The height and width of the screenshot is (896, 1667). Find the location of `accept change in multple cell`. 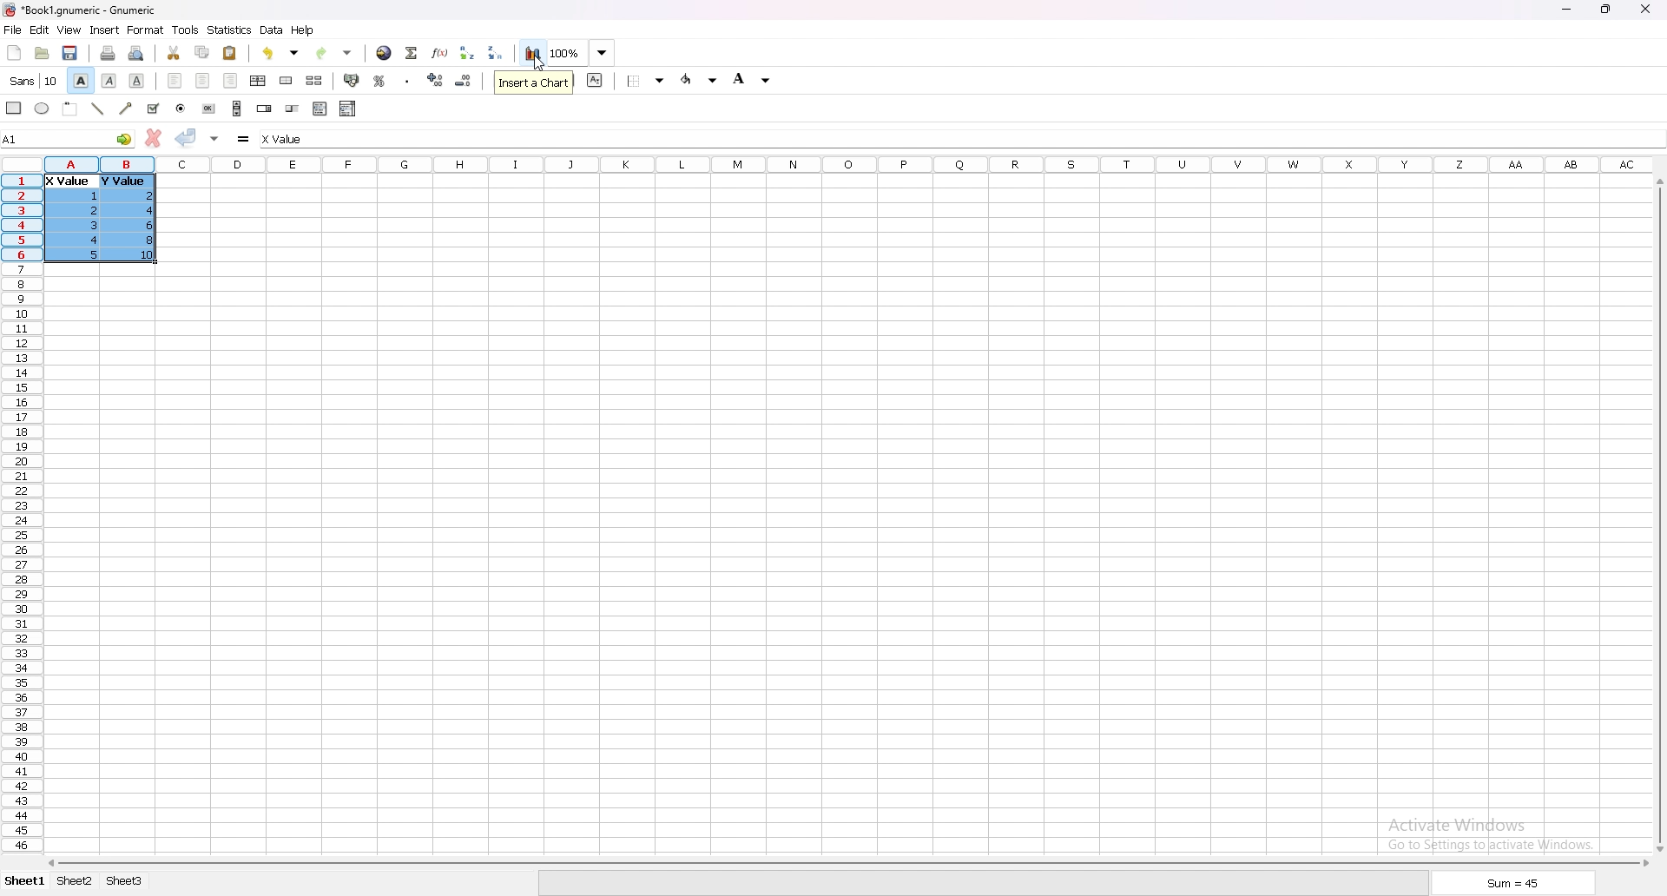

accept change in multple cell is located at coordinates (216, 137).